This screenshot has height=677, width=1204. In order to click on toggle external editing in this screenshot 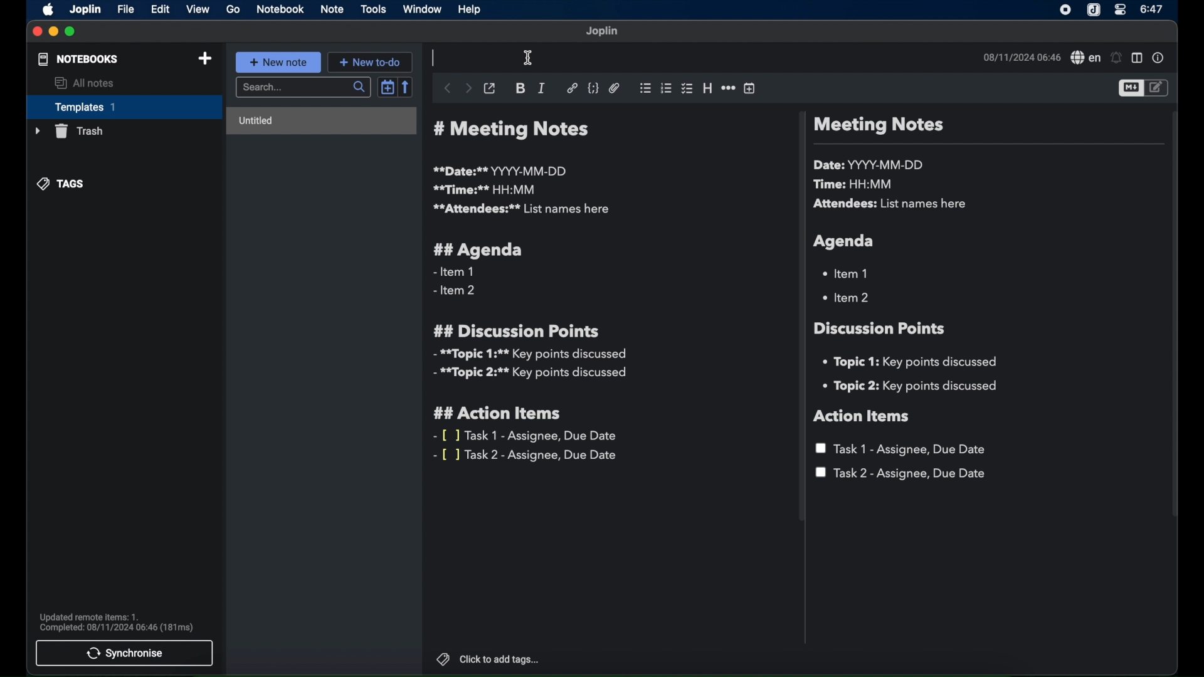, I will do `click(489, 88)`.